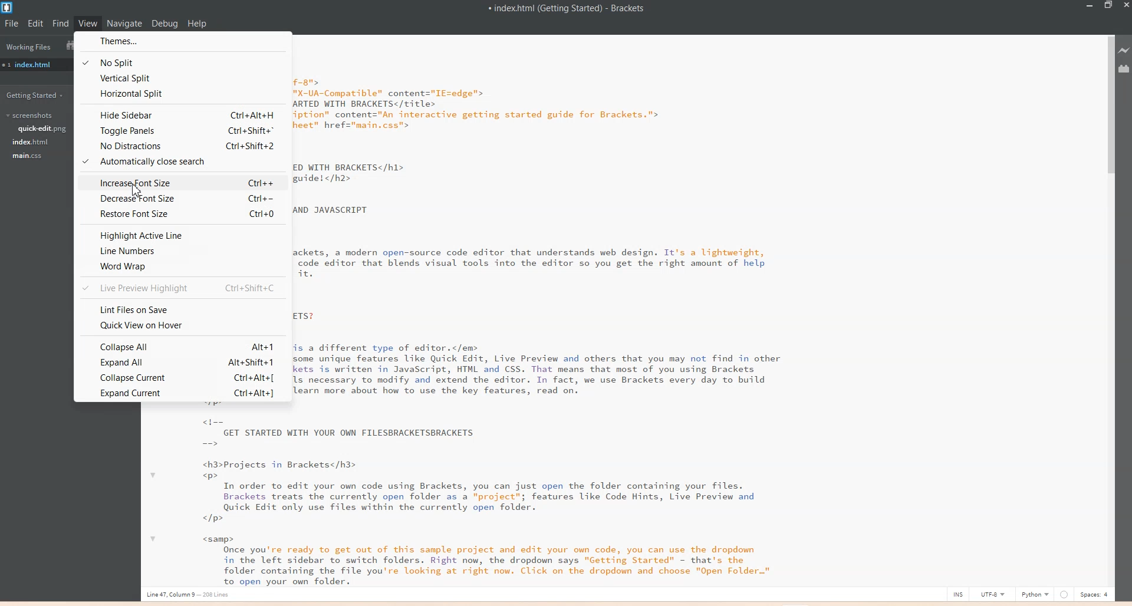 This screenshot has width=1132, height=606. What do you see at coordinates (958, 594) in the screenshot?
I see `INS` at bounding box center [958, 594].